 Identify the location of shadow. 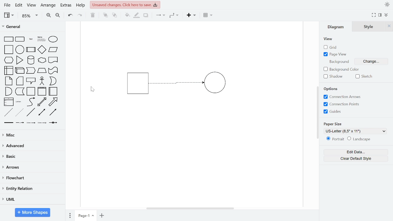
(333, 77).